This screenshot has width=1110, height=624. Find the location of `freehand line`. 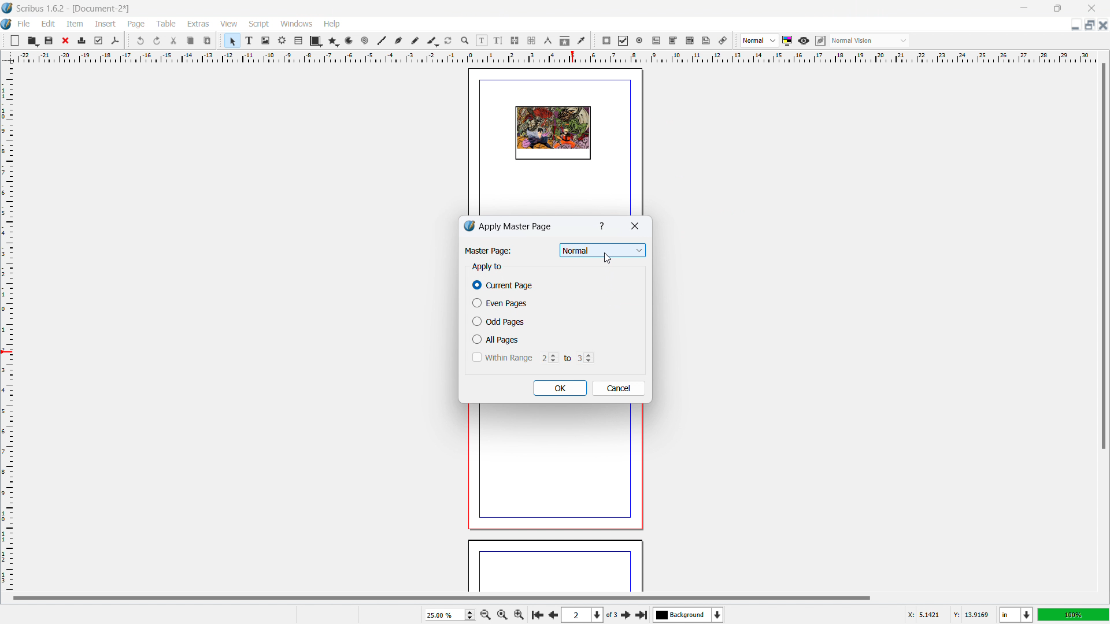

freehand line is located at coordinates (416, 41).